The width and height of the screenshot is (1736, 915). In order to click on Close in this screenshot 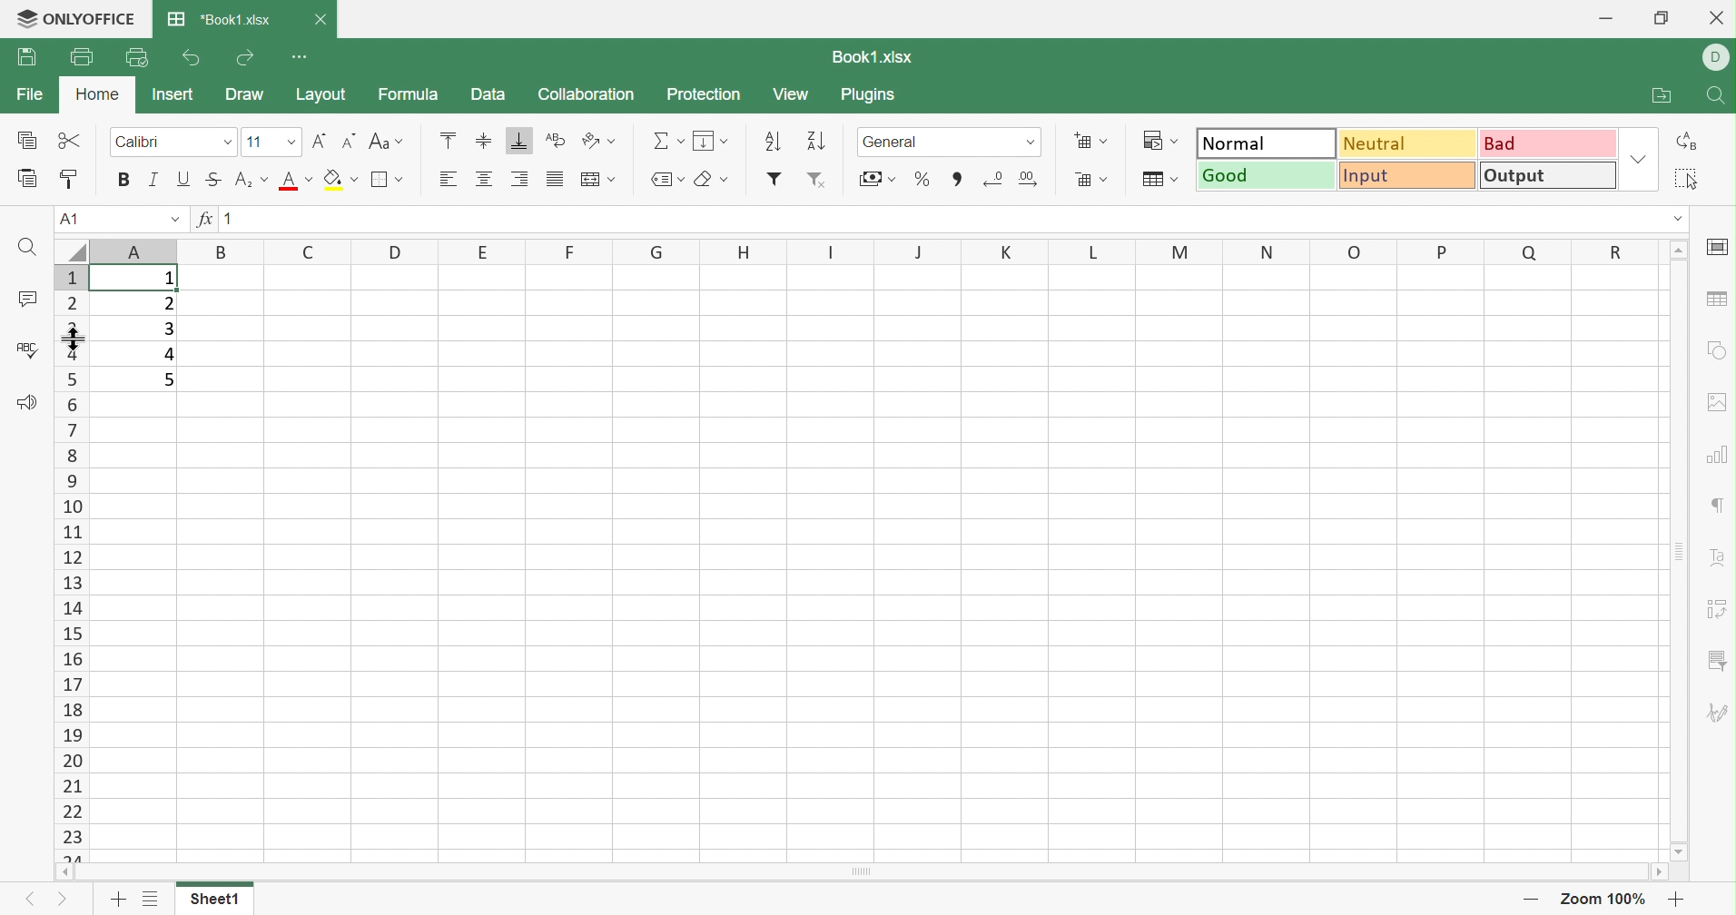, I will do `click(1715, 17)`.